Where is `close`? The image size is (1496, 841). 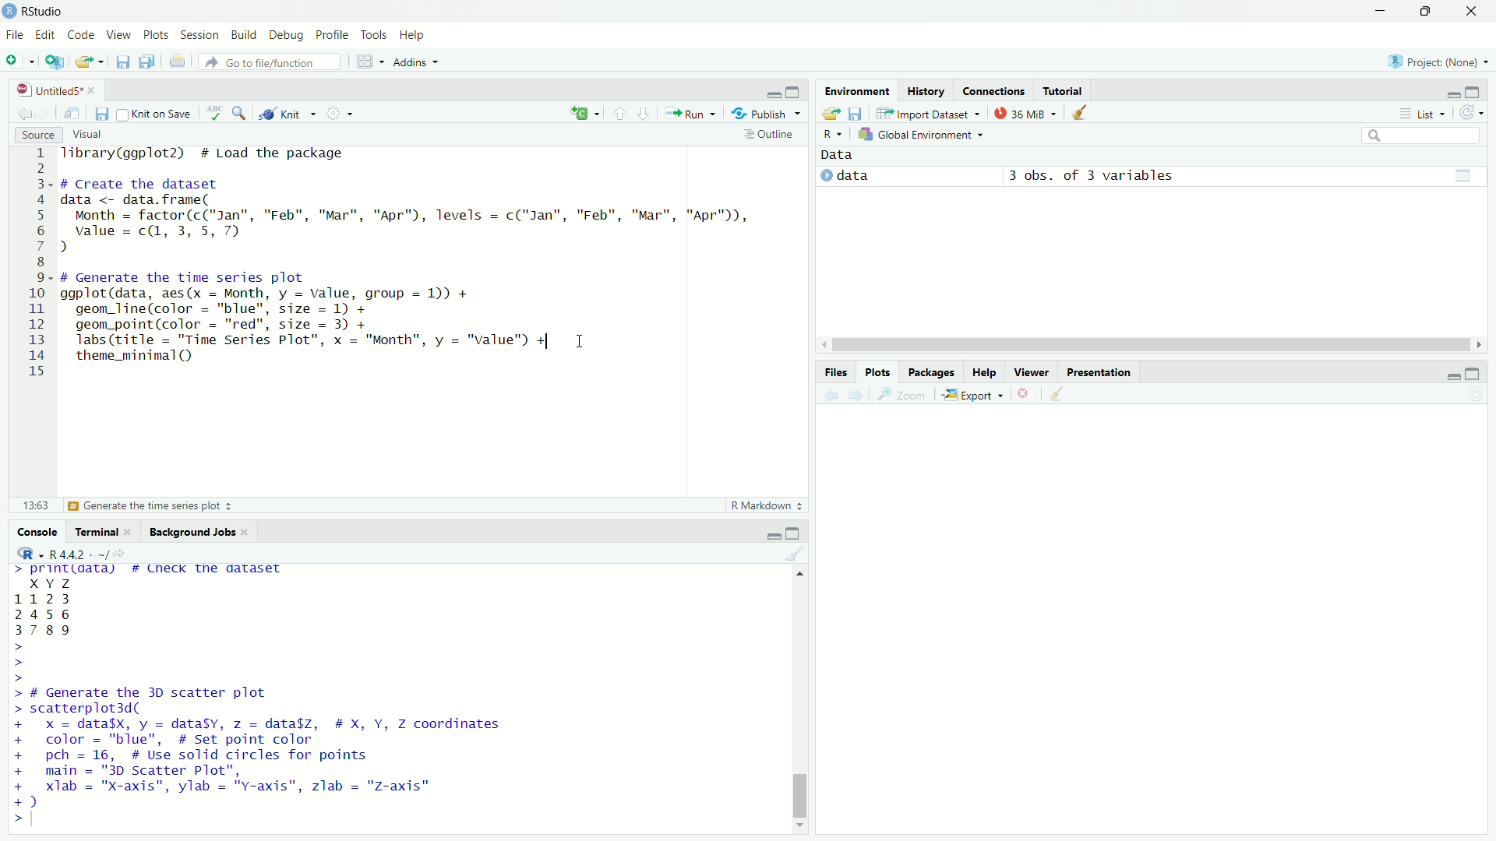
close is located at coordinates (132, 532).